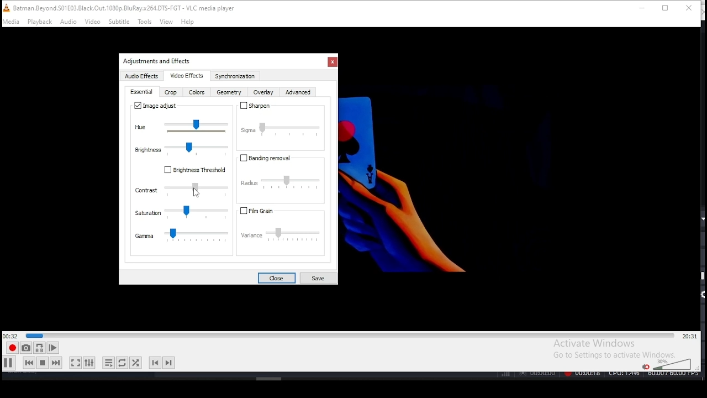 This screenshot has height=398, width=707. Describe the element at coordinates (40, 22) in the screenshot. I see `playback` at that location.